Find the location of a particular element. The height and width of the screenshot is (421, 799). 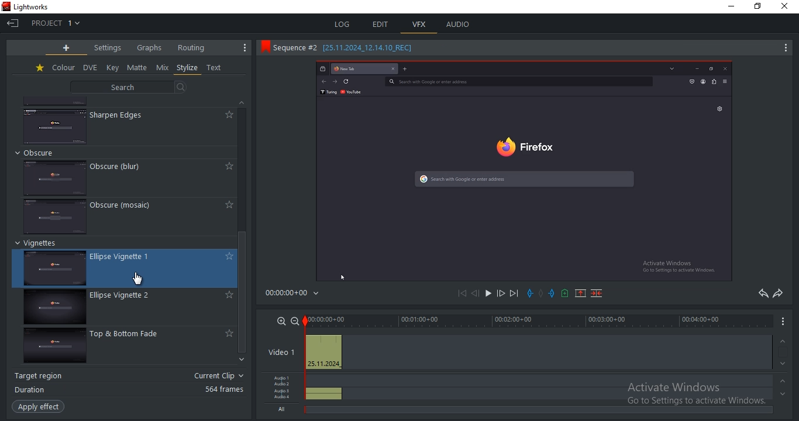

Thumbnail is located at coordinates (54, 177).